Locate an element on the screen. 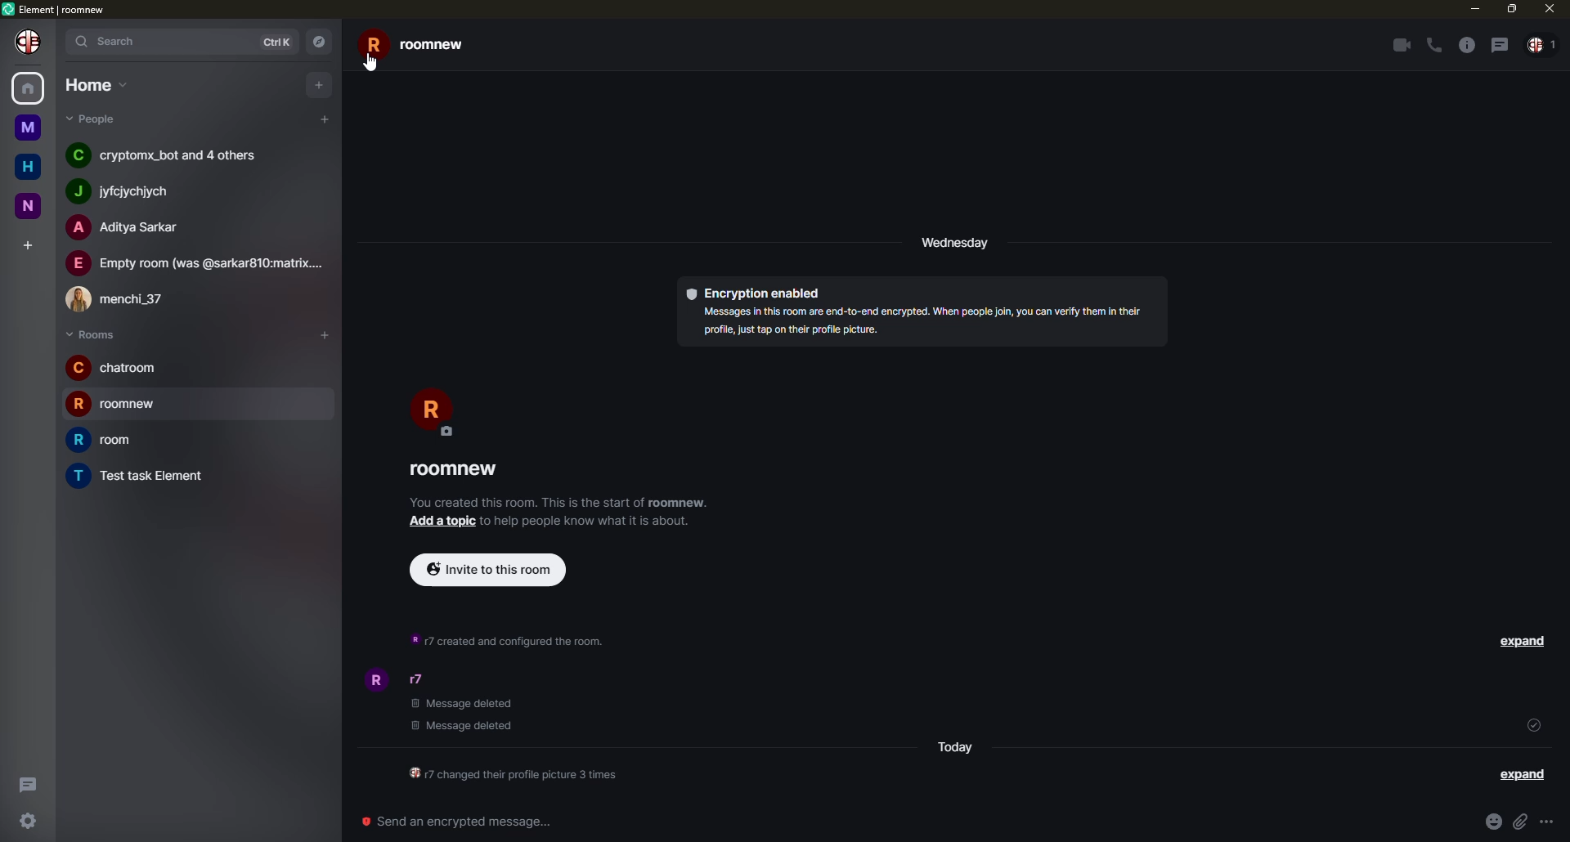  configured the room is located at coordinates (510, 776).